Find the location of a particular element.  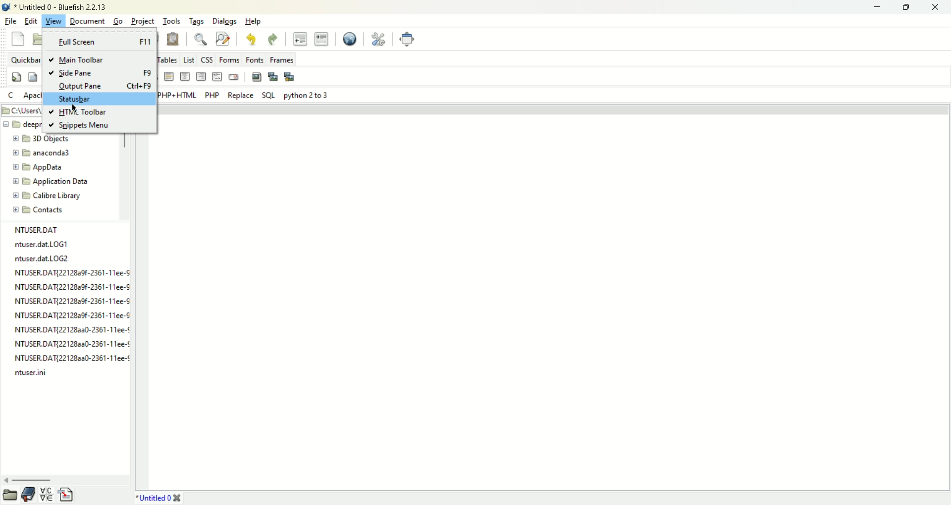

indent is located at coordinates (321, 38).